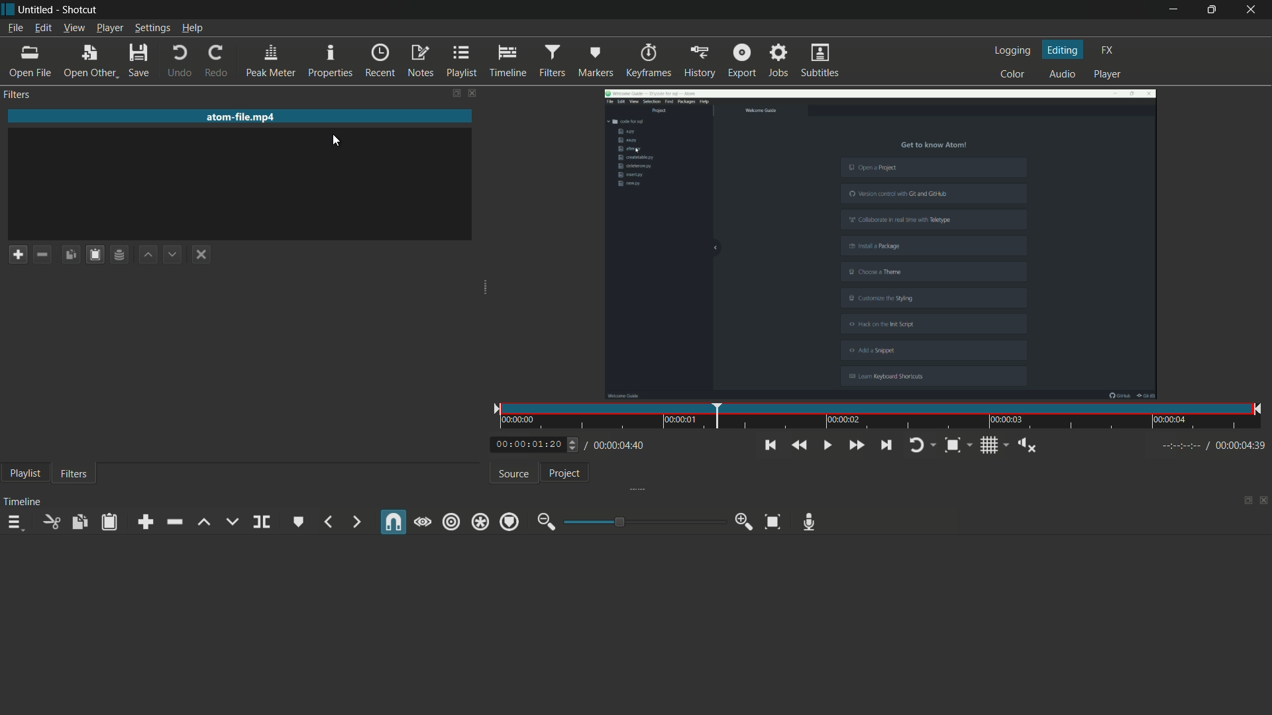 This screenshot has width=1272, height=715. Describe the element at coordinates (564, 473) in the screenshot. I see `project` at that location.